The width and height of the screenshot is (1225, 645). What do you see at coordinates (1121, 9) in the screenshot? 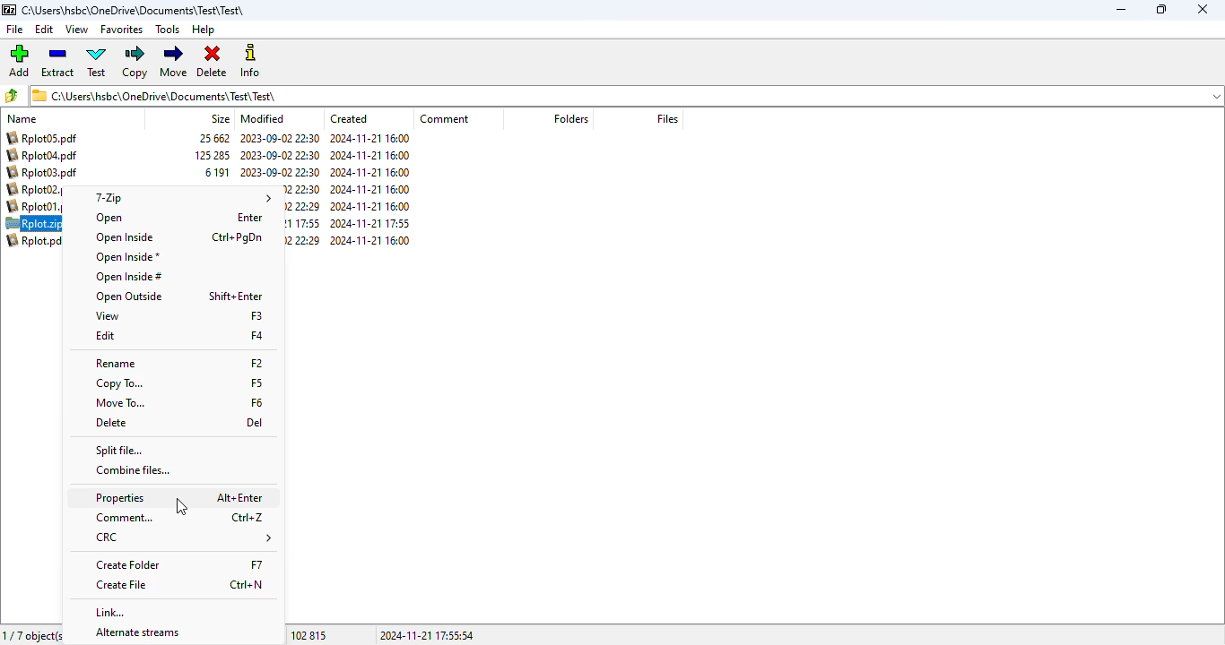
I see `minimize` at bounding box center [1121, 9].